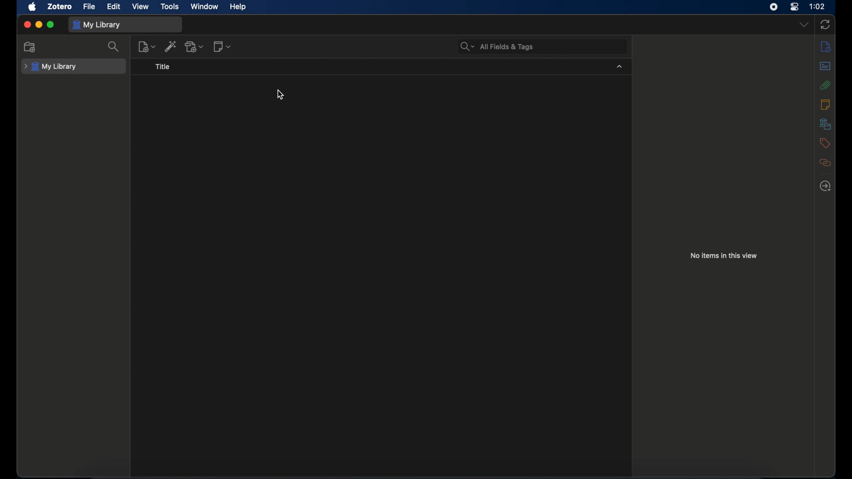  I want to click on new collection, so click(29, 47).